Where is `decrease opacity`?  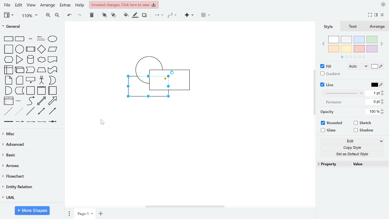
decrease opacity is located at coordinates (383, 113).